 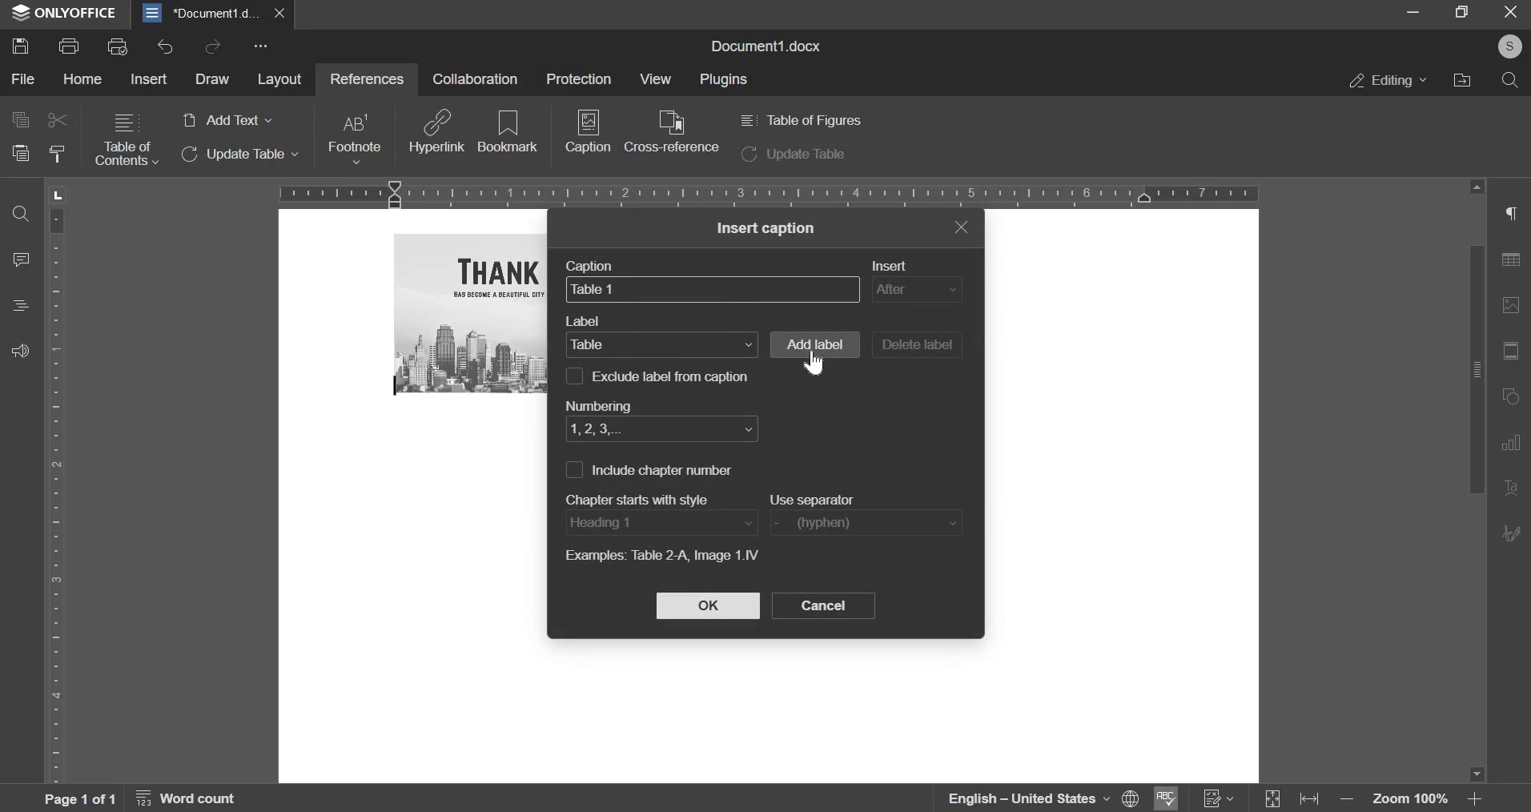 I want to click on insert caption, so click(x=767, y=228).